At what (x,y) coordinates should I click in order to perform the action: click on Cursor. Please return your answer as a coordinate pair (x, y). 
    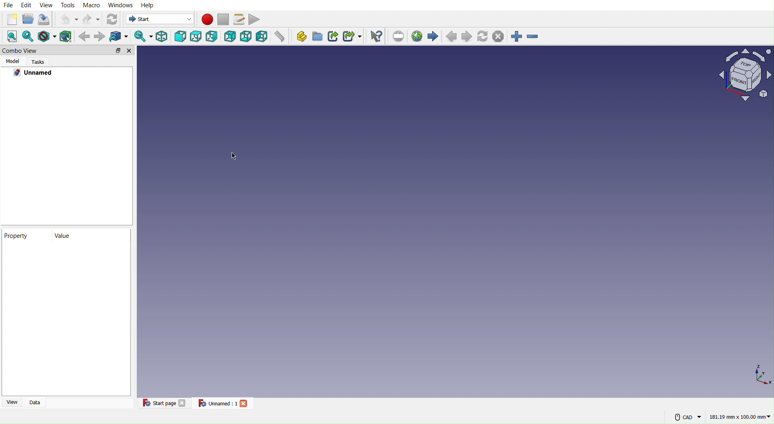
    Looking at the image, I should click on (232, 157).